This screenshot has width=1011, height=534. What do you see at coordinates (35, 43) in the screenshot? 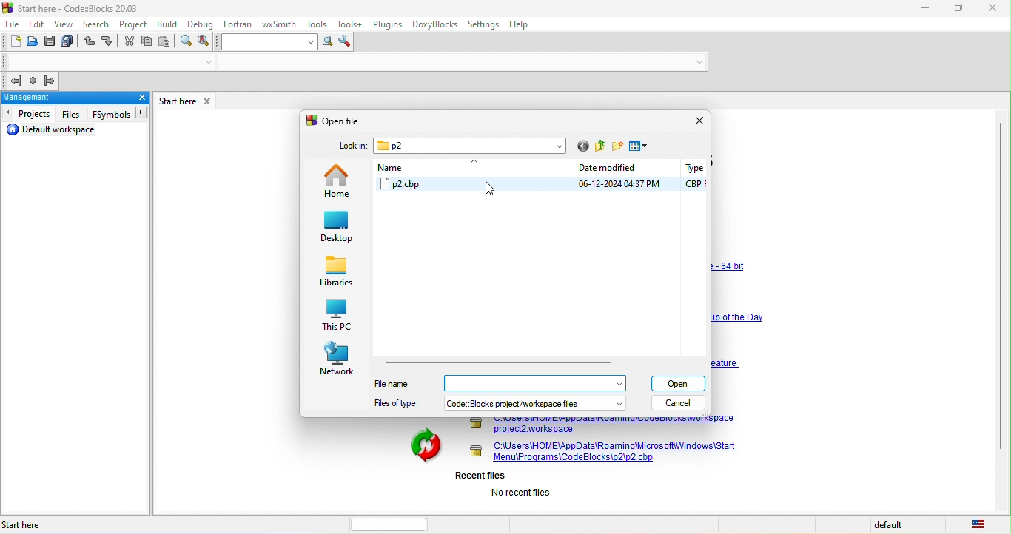
I see `open` at bounding box center [35, 43].